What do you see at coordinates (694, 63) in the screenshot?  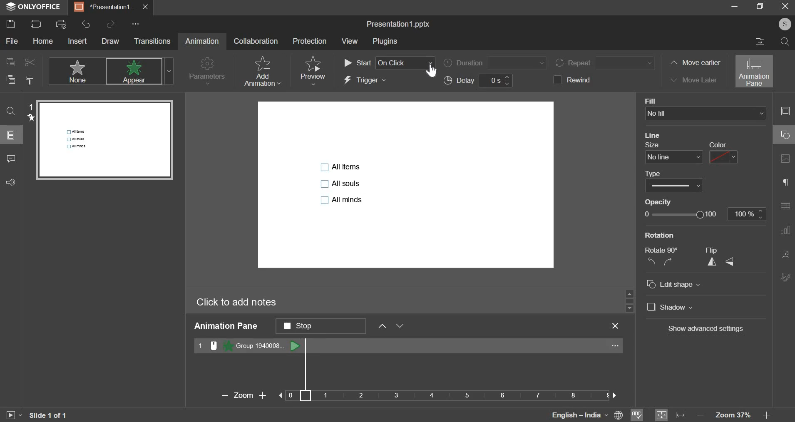 I see `move earlier` at bounding box center [694, 63].